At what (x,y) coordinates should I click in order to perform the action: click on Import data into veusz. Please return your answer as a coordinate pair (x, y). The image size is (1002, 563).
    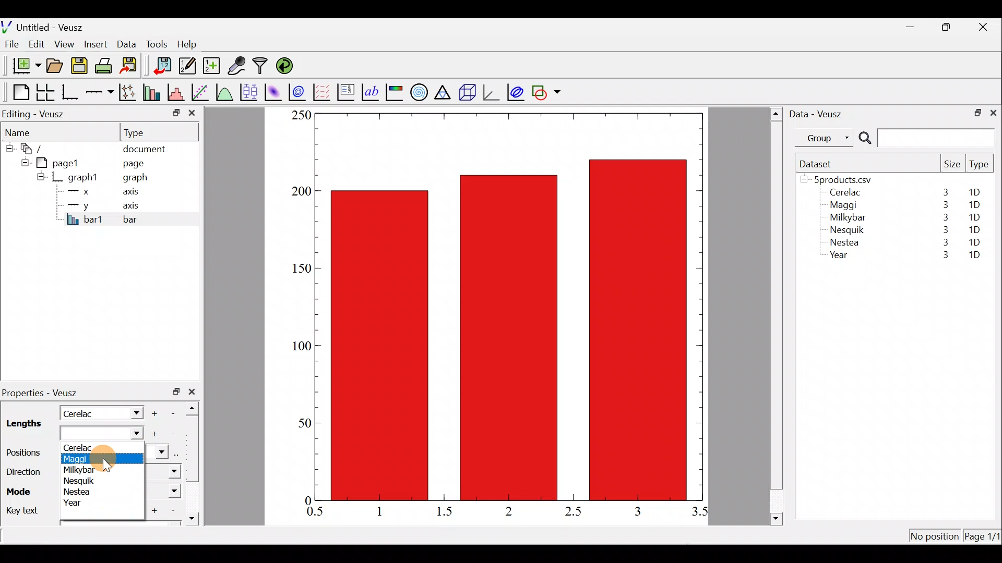
    Looking at the image, I should click on (163, 66).